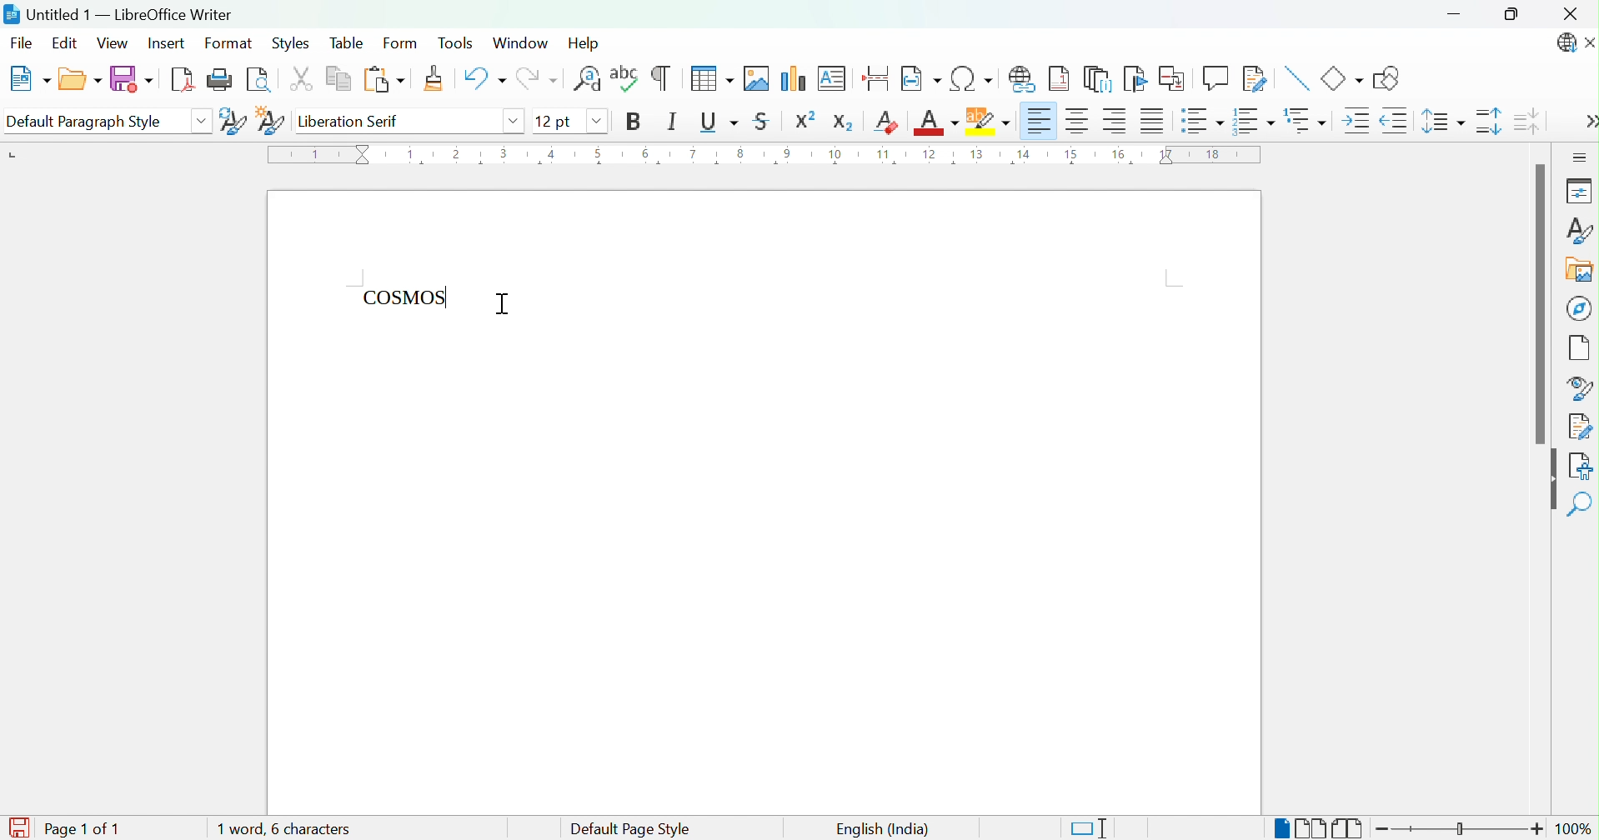  What do you see at coordinates (672, 121) in the screenshot?
I see `Italic` at bounding box center [672, 121].